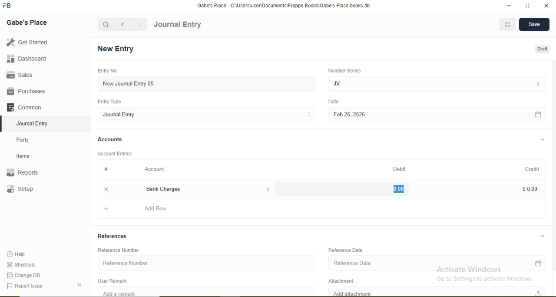 The width and height of the screenshot is (556, 297). Describe the element at coordinates (436, 83) in the screenshot. I see `JV-` at that location.